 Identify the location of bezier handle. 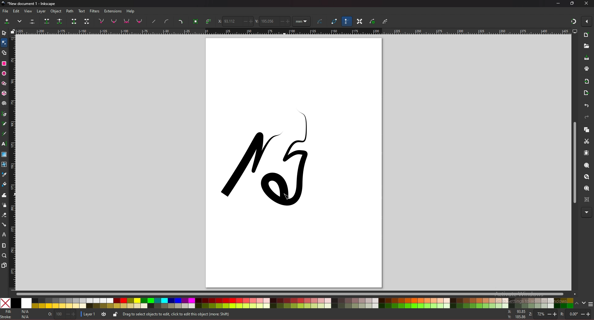
(346, 21).